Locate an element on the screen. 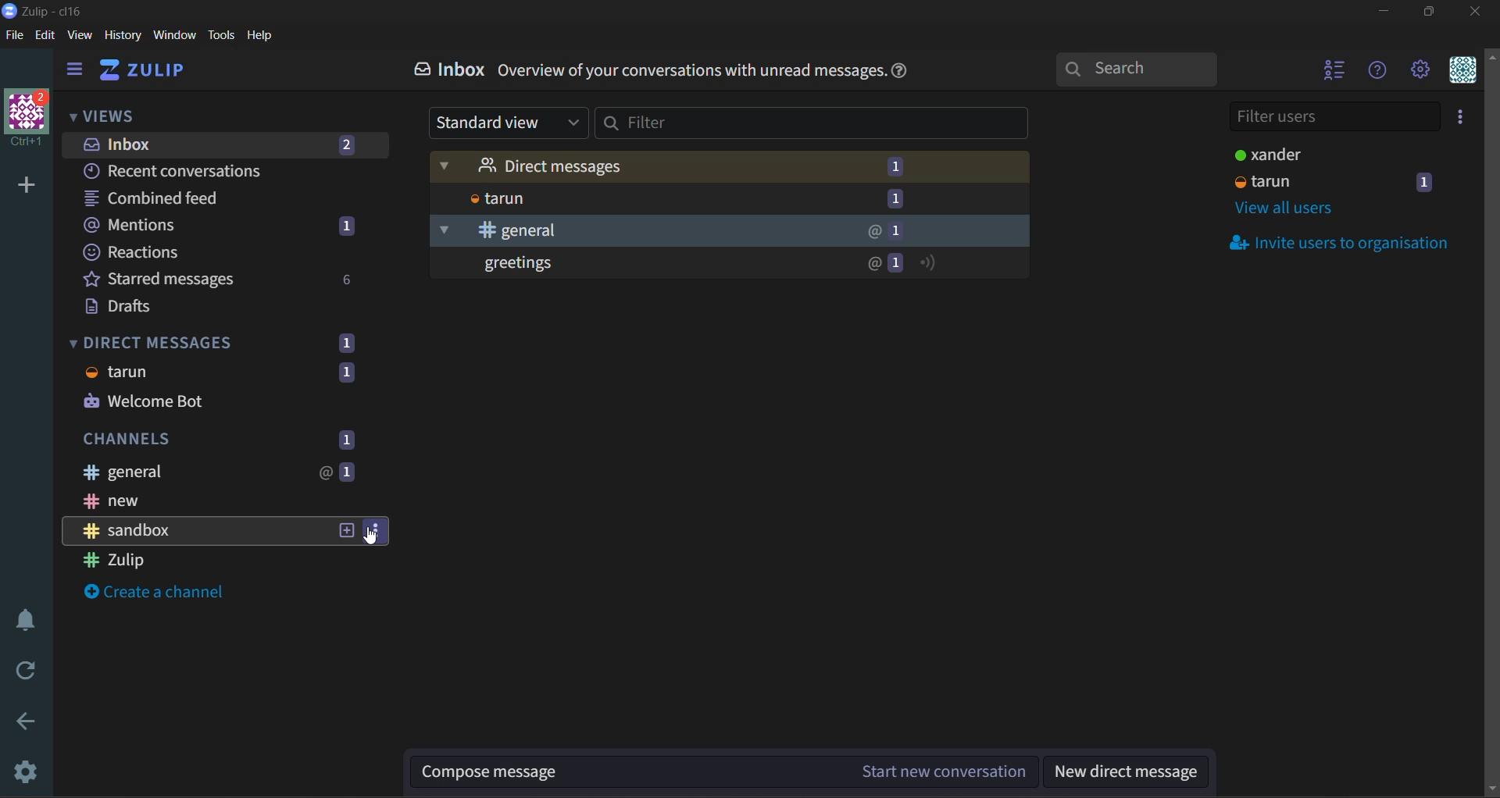 The image size is (1500, 798). compose message is located at coordinates (729, 770).